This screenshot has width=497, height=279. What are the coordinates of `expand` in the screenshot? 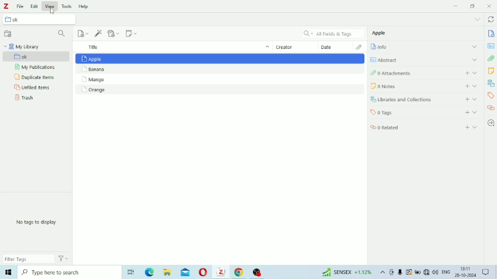 It's located at (476, 99).